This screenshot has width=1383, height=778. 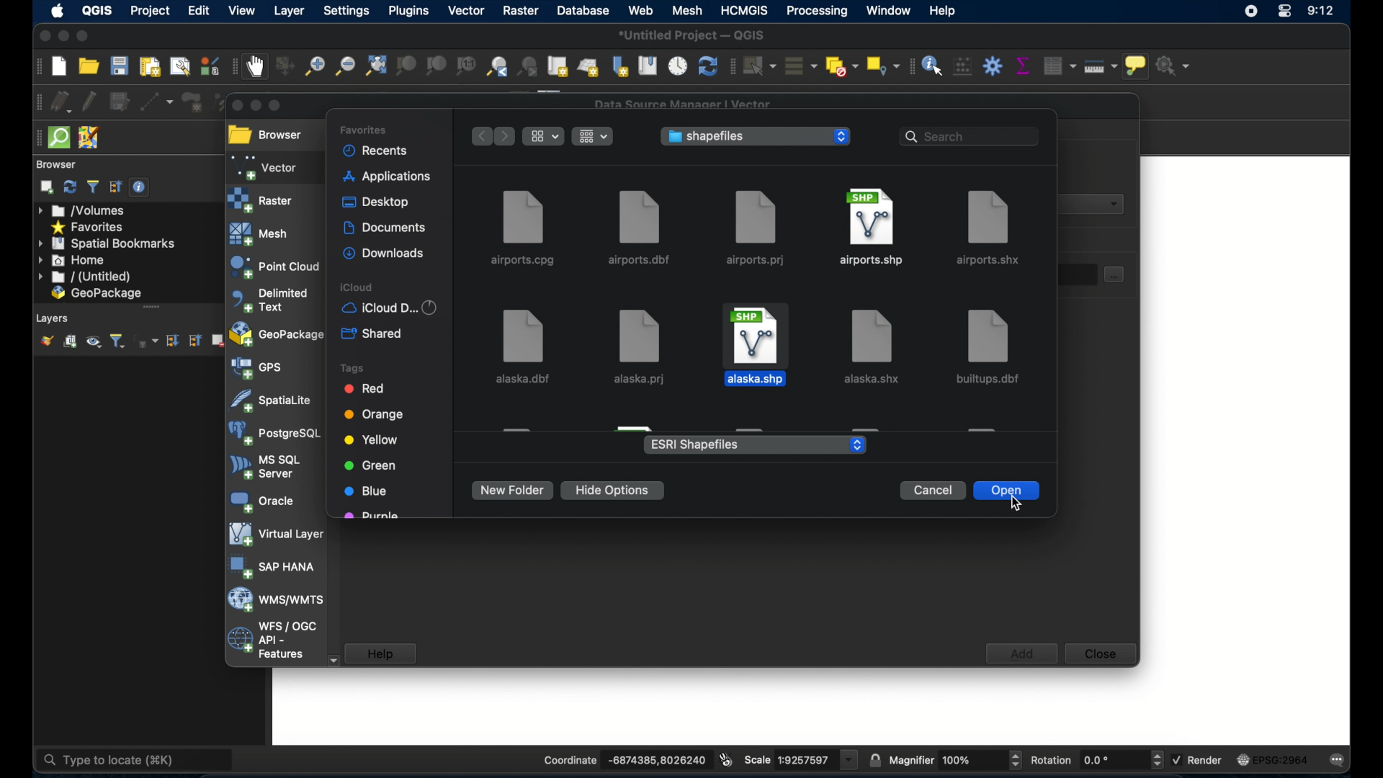 What do you see at coordinates (1021, 653) in the screenshot?
I see `add` at bounding box center [1021, 653].